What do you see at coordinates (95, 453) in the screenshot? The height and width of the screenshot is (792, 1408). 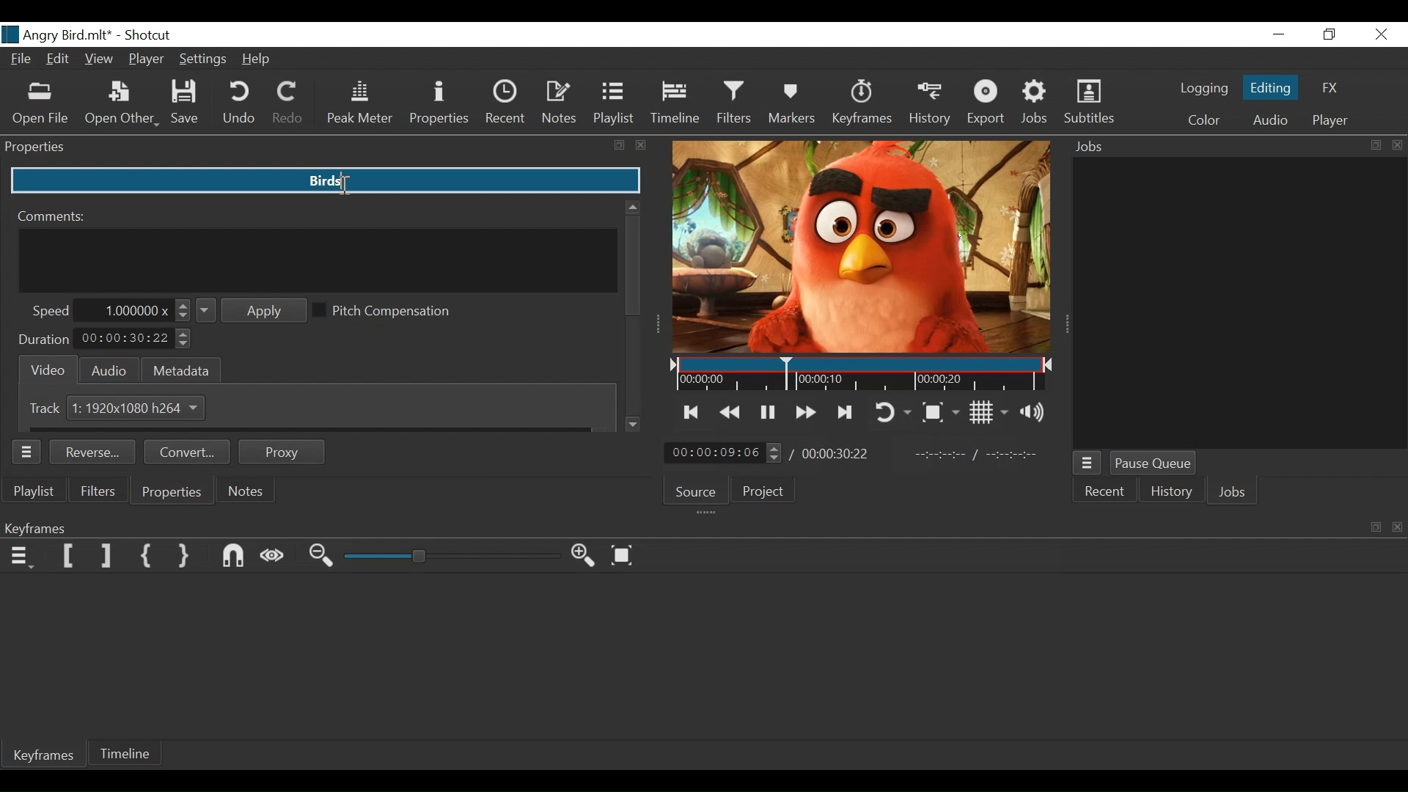 I see `Reverse` at bounding box center [95, 453].